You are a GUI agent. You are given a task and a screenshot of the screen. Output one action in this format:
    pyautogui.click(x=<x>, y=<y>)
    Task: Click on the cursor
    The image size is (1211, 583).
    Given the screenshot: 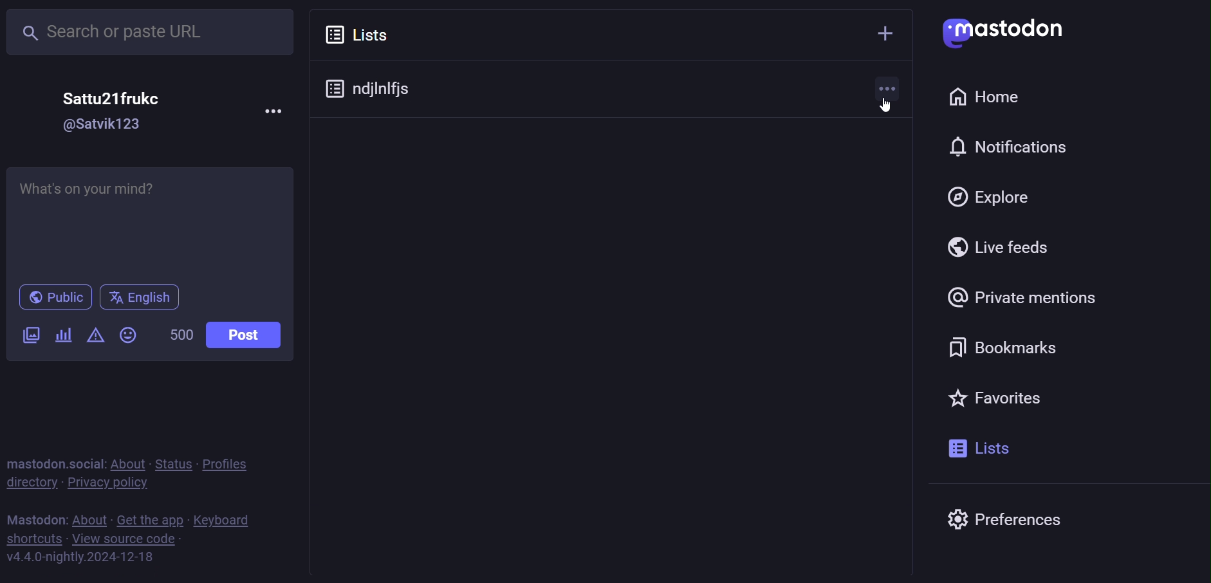 What is the action you would take?
    pyautogui.click(x=885, y=102)
    